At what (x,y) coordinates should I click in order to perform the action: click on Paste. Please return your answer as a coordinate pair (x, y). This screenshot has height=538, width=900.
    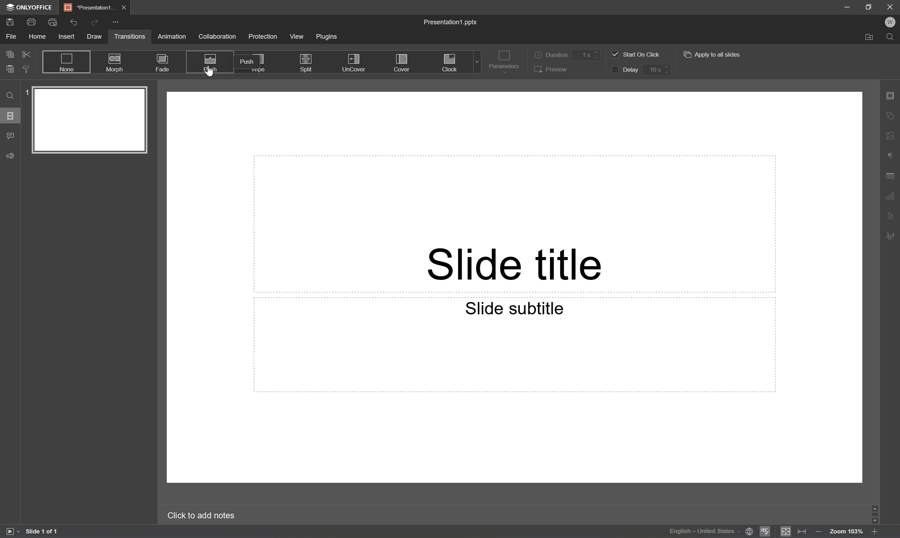
    Looking at the image, I should click on (11, 69).